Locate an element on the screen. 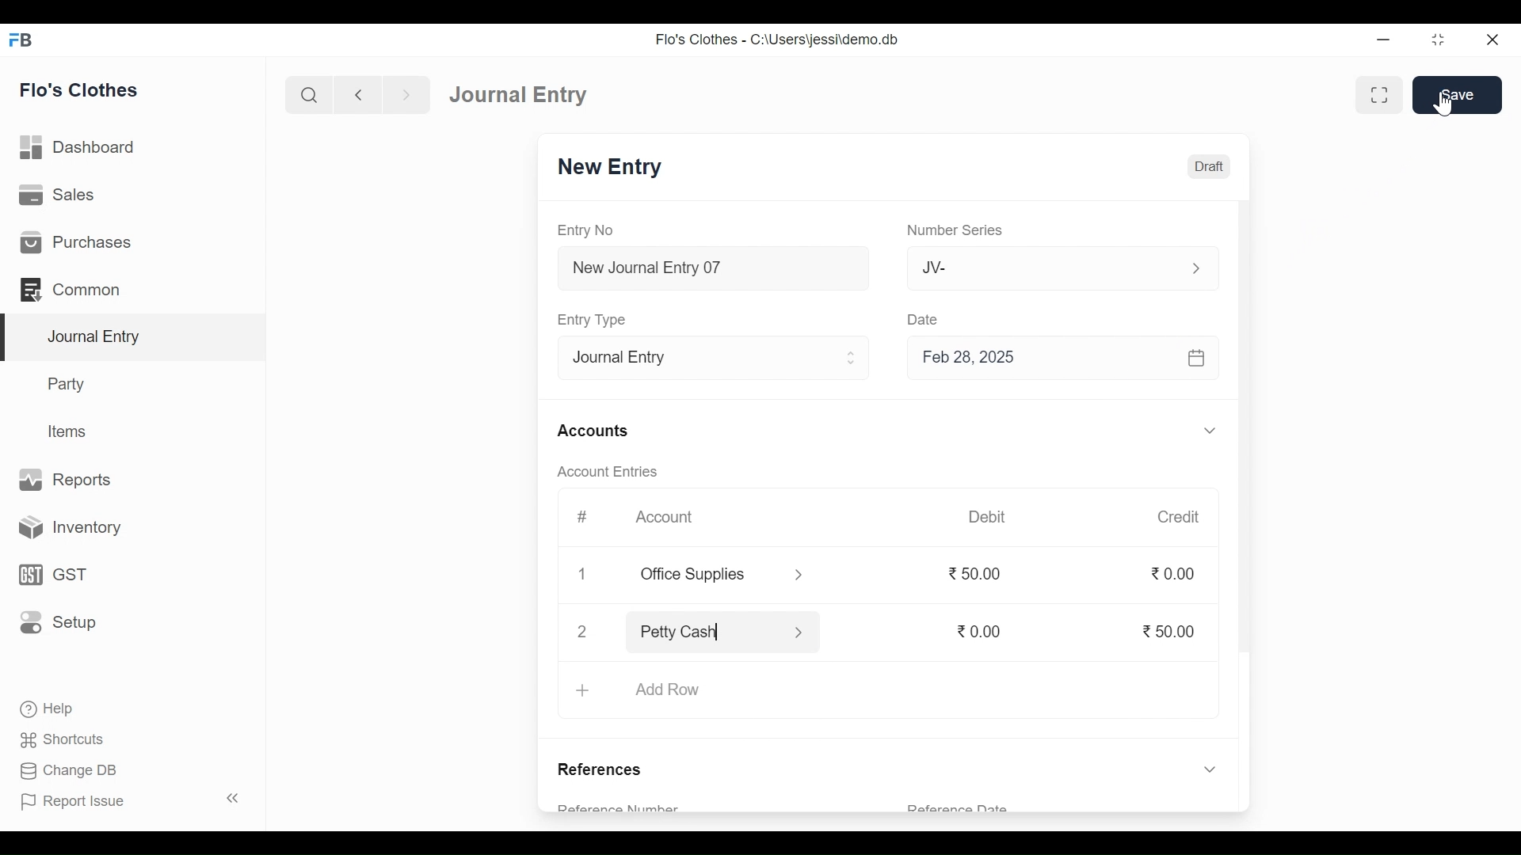  # is located at coordinates (583, 515).